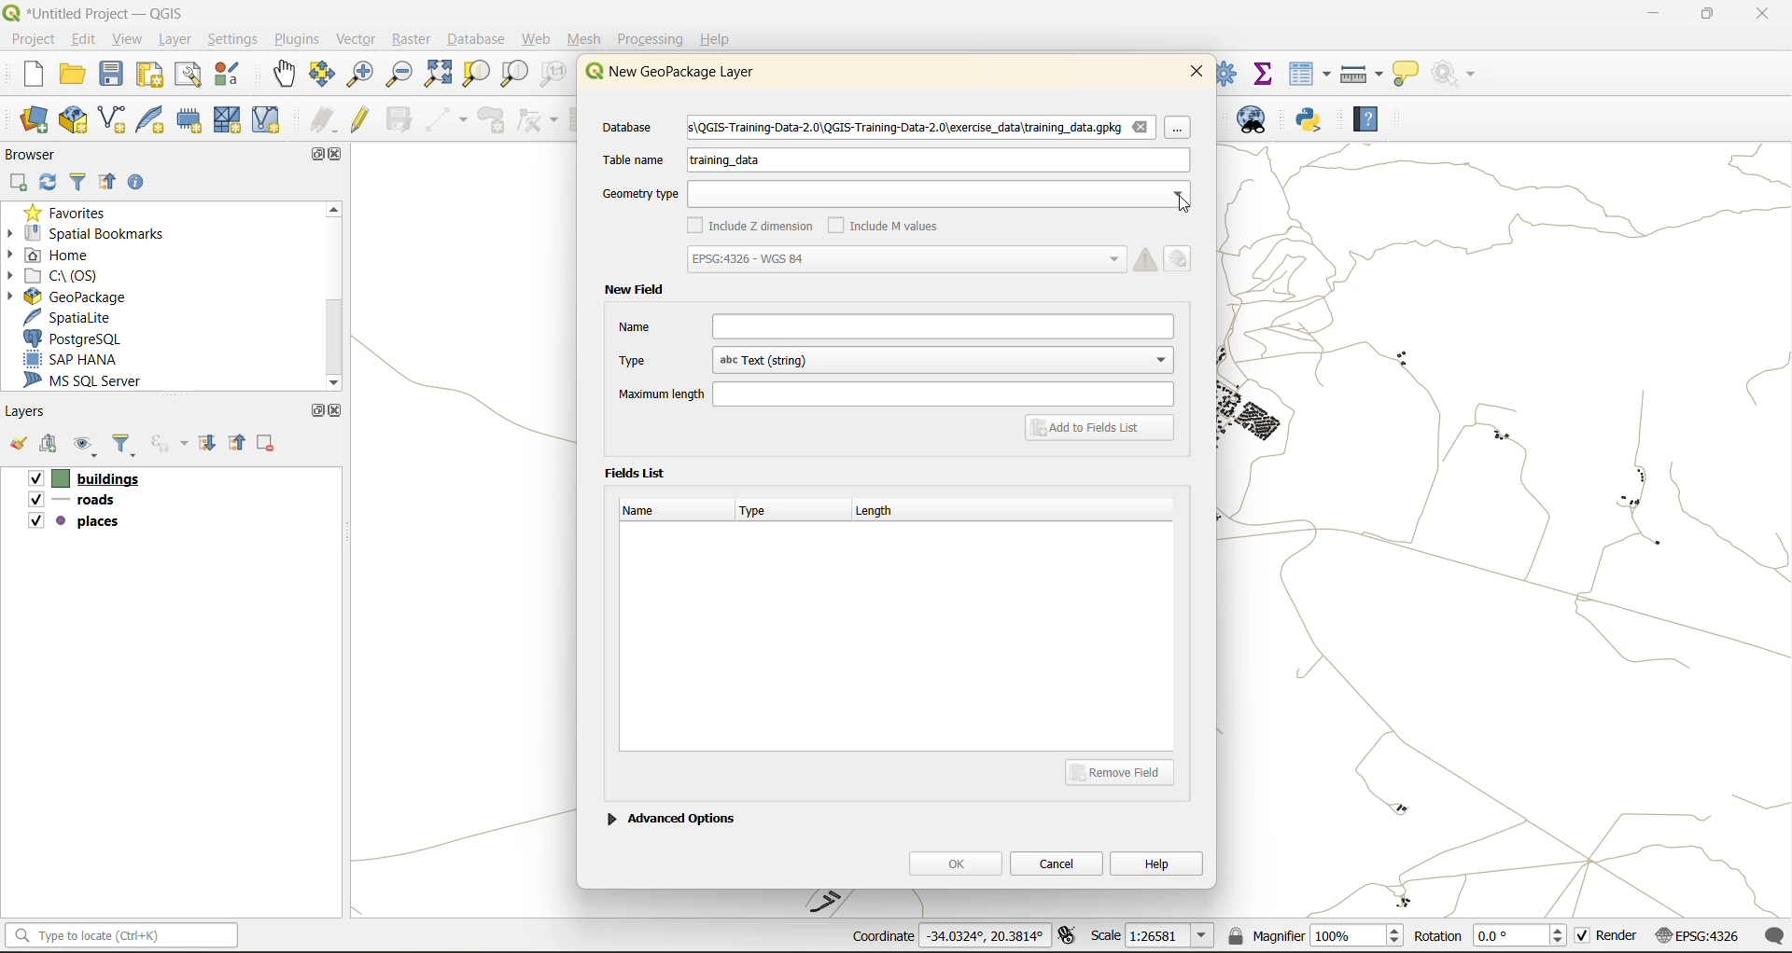  I want to click on postgresql, so click(87, 338).